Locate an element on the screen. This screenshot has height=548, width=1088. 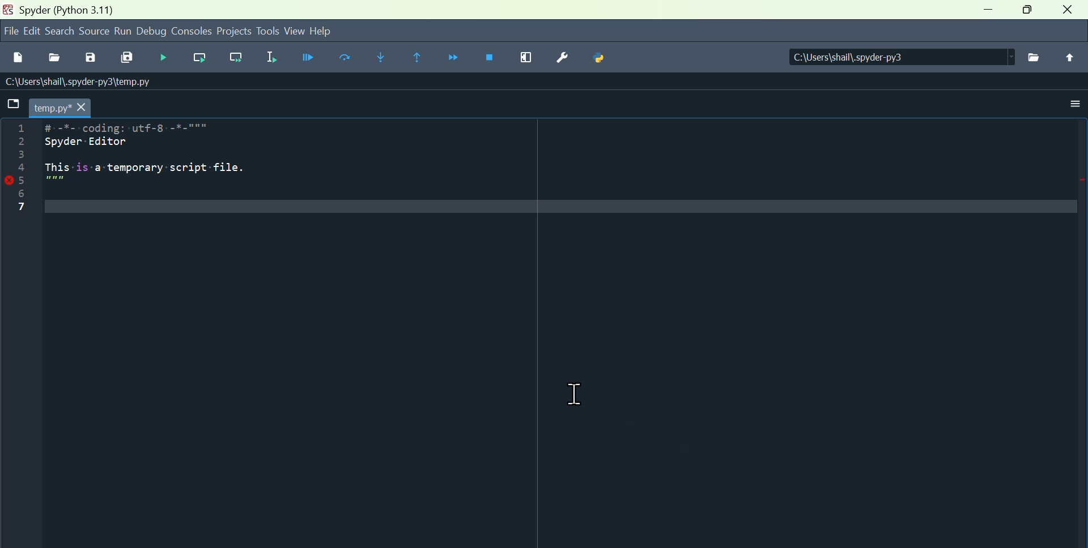
close is located at coordinates (1069, 11).